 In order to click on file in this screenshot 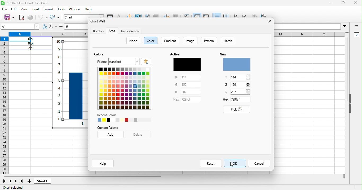, I will do `click(5, 9)`.